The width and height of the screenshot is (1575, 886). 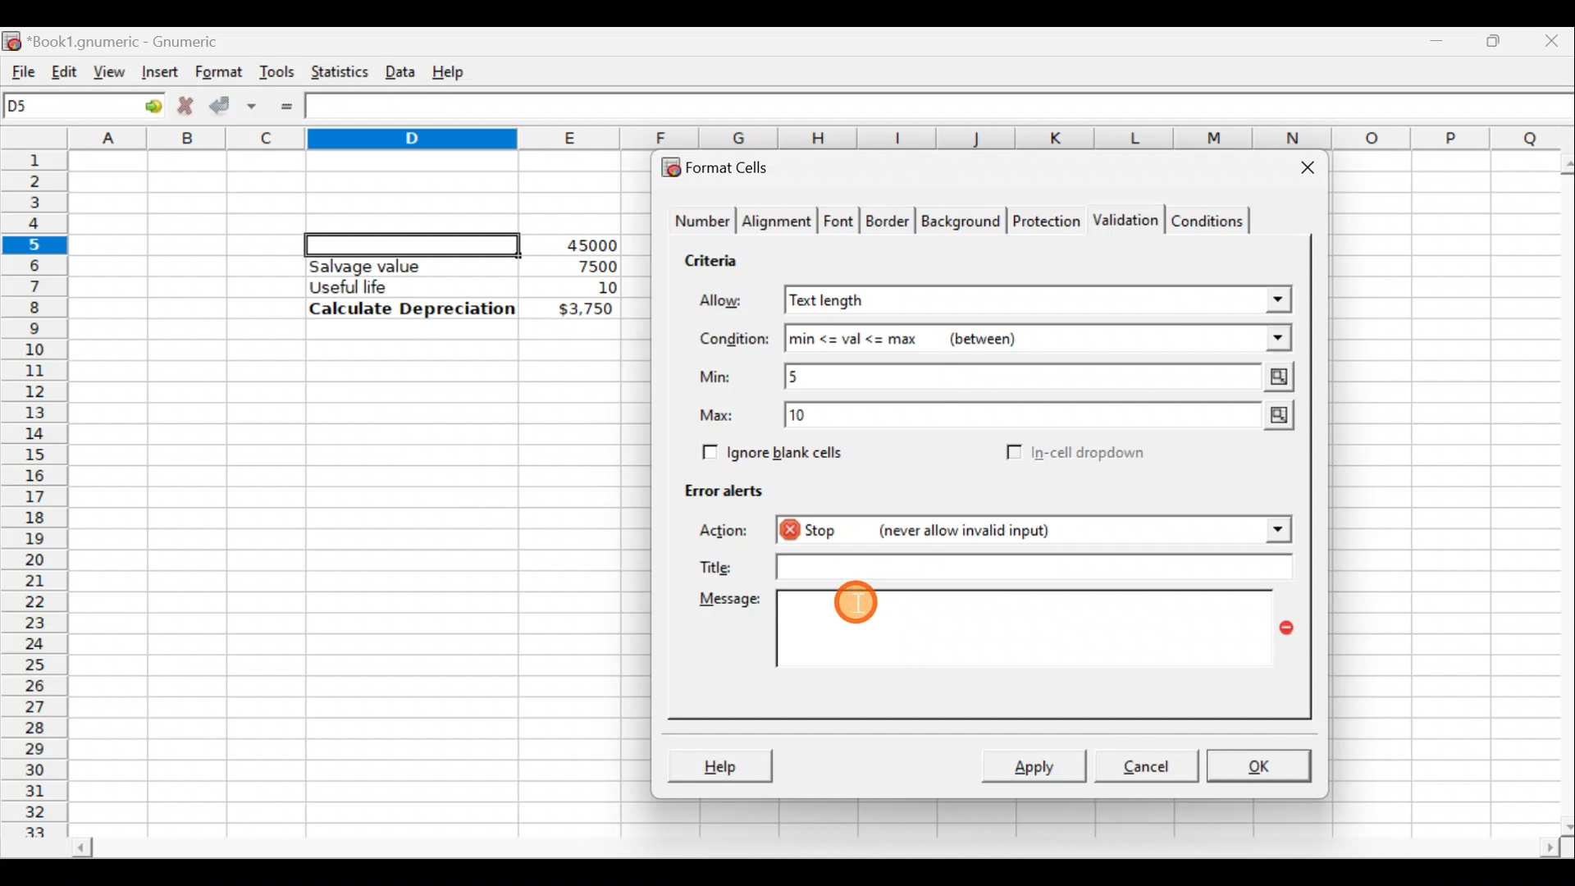 What do you see at coordinates (413, 242) in the screenshot?
I see `Selected cell` at bounding box center [413, 242].